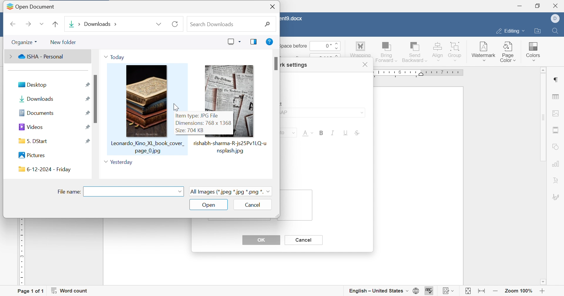  Describe the element at coordinates (555, 80) in the screenshot. I see `paragraph settings` at that location.